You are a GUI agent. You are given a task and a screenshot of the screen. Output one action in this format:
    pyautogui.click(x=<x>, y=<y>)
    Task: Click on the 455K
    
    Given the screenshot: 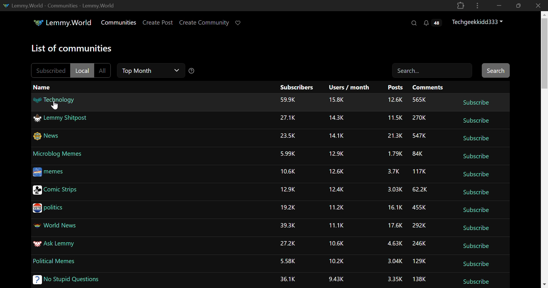 What is the action you would take?
    pyautogui.click(x=418, y=208)
    